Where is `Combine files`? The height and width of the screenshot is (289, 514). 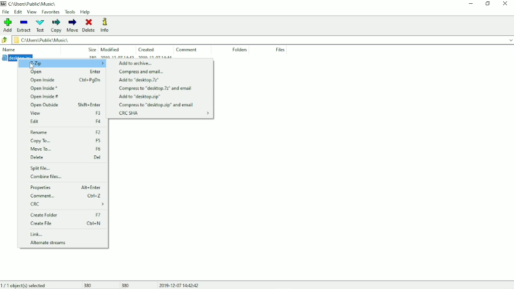 Combine files is located at coordinates (47, 177).